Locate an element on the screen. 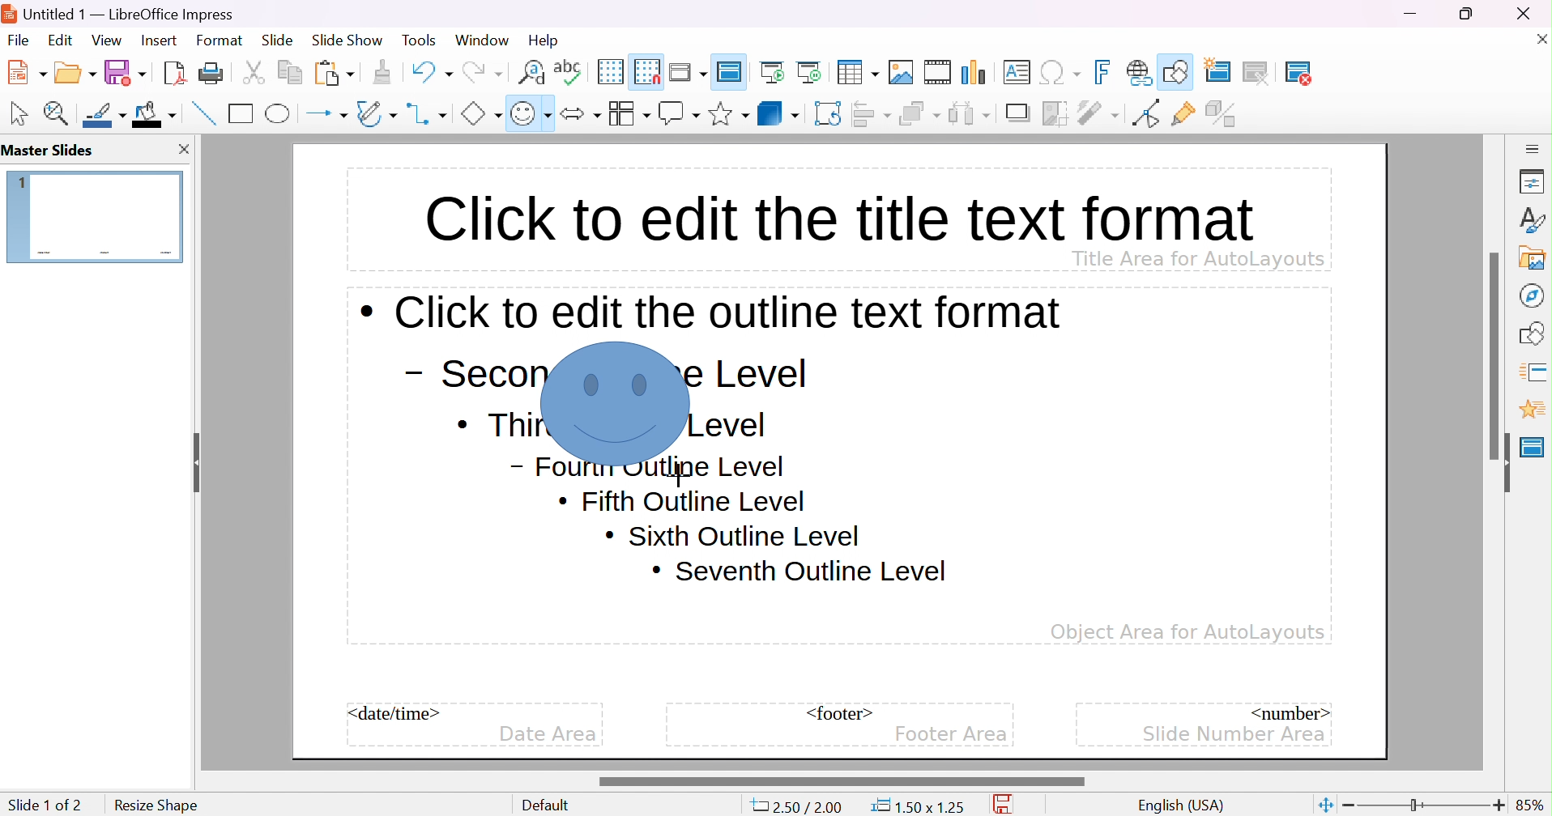  cut is located at coordinates (254, 72).